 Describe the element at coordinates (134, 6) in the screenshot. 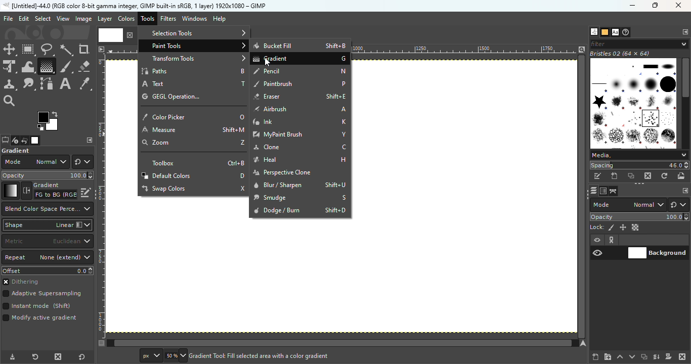

I see `untitled -36.0 (rgb color 8-bit gamma integer , gimp built in stgb, 1 layer) 1174x788 - gimp` at that location.